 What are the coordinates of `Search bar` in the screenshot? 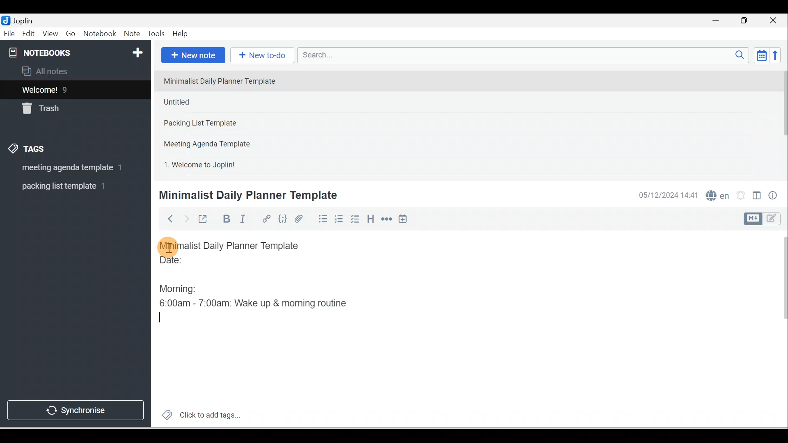 It's located at (526, 55).